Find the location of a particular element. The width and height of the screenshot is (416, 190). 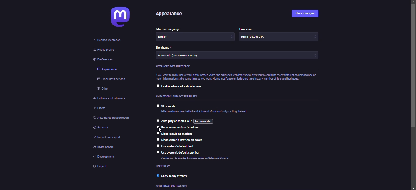

disable swiping motions is located at coordinates (177, 134).